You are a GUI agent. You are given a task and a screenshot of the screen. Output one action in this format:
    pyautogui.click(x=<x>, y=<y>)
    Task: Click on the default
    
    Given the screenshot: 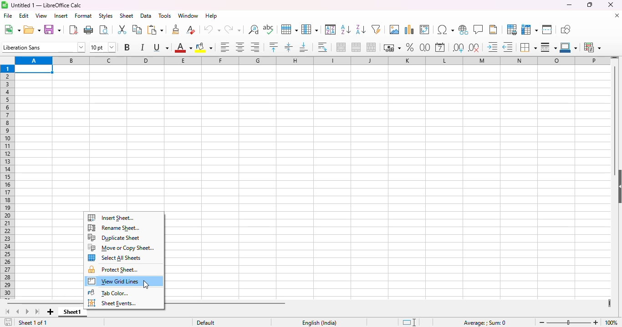 What is the action you would take?
    pyautogui.click(x=205, y=322)
    